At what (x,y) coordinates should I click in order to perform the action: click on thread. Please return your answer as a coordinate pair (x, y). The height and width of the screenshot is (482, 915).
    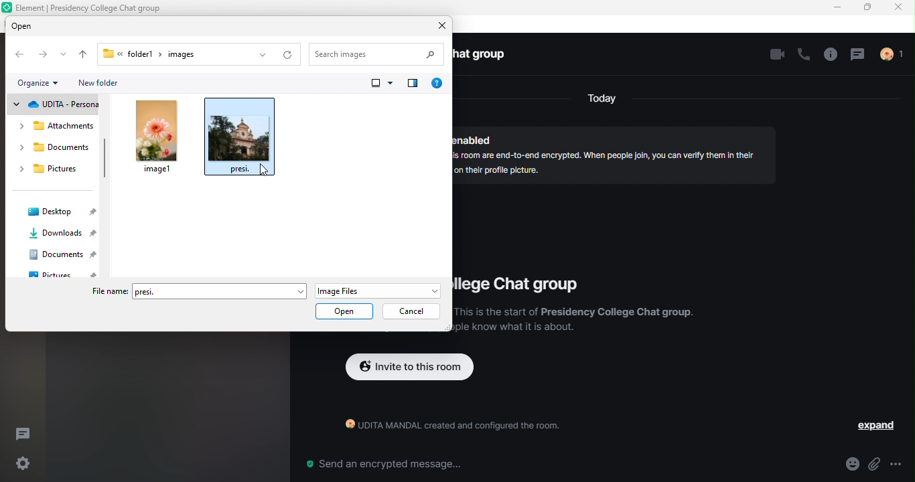
    Looking at the image, I should click on (859, 56).